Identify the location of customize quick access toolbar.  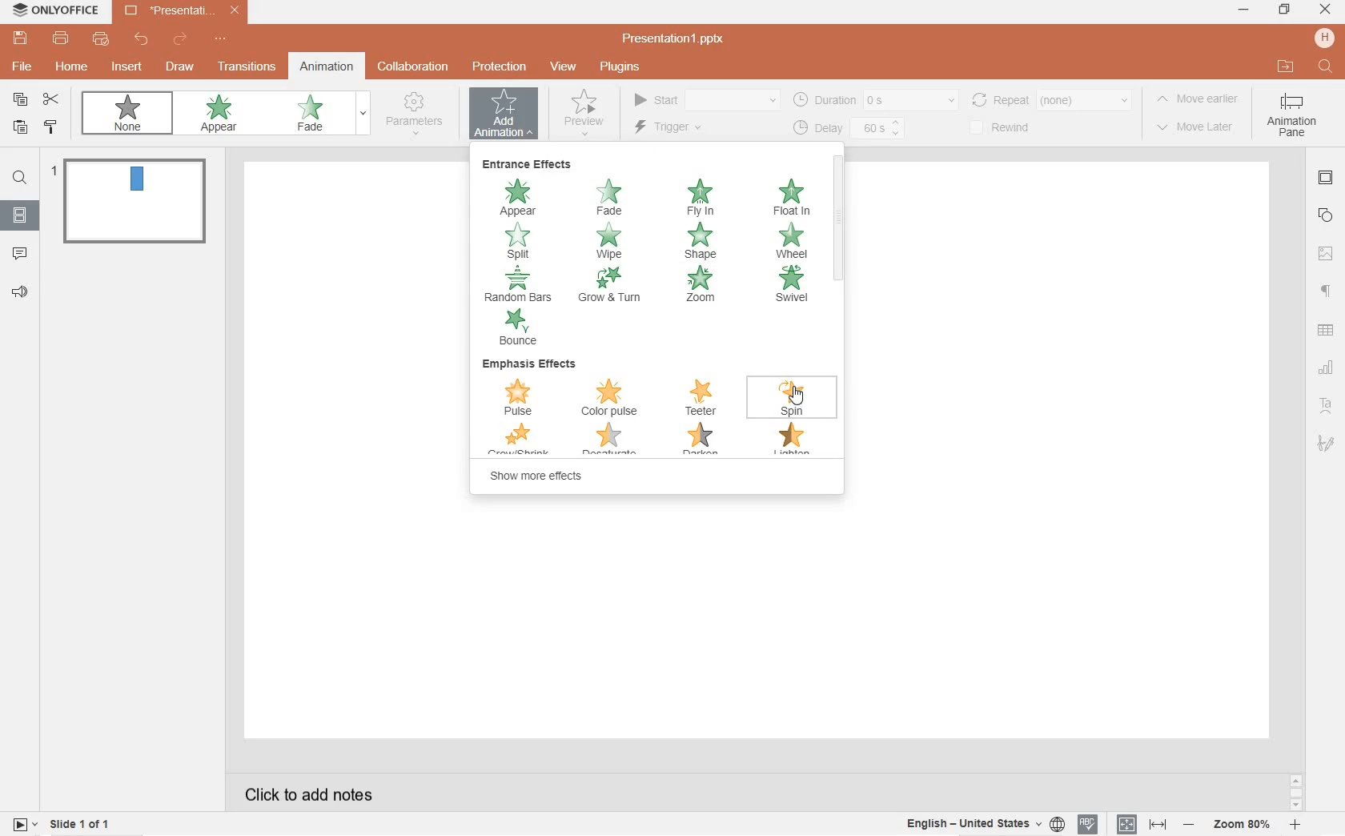
(224, 40).